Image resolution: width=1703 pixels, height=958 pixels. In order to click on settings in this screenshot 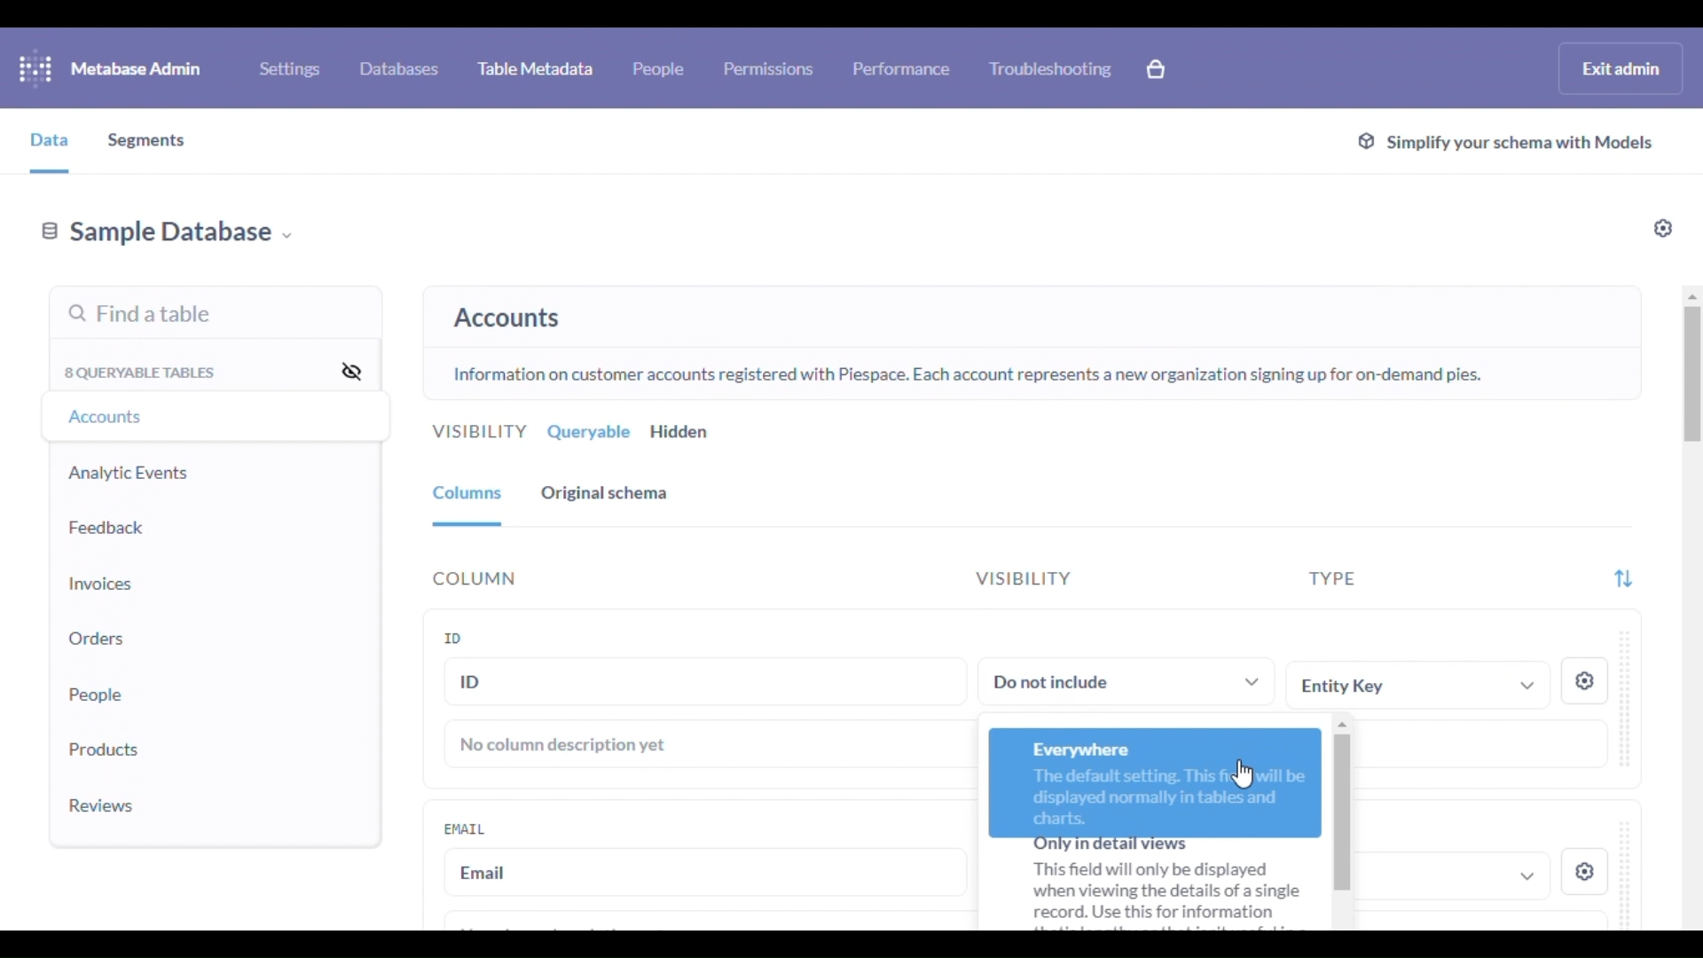, I will do `click(1584, 873)`.